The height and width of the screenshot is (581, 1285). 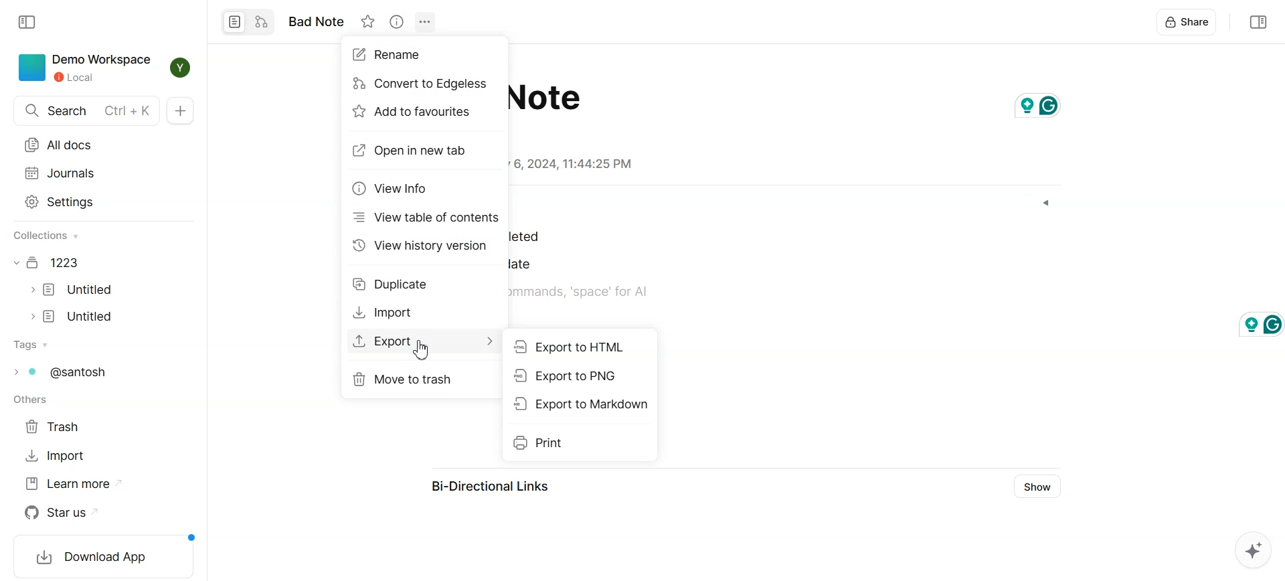 I want to click on Journals, so click(x=86, y=172).